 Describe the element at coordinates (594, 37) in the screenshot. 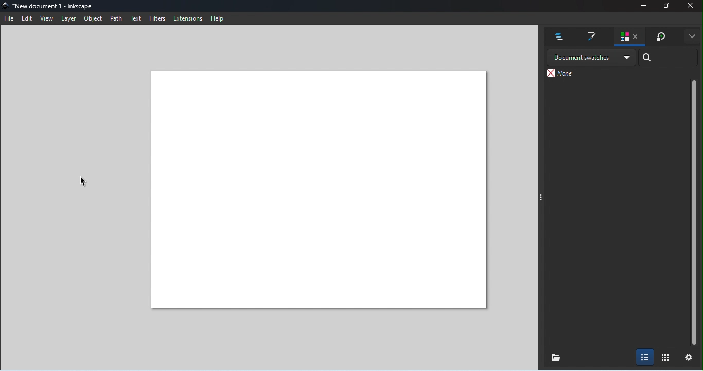

I see `Fill and stroke` at that location.